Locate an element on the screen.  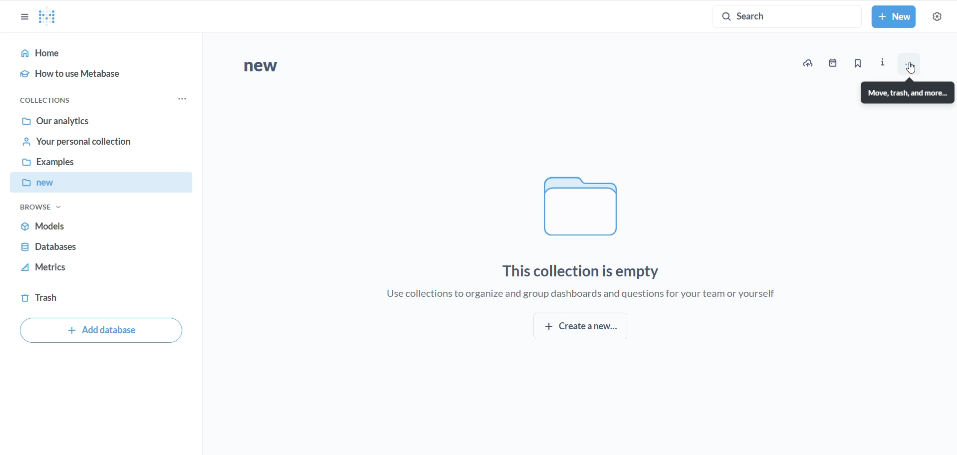
models is located at coordinates (82, 226).